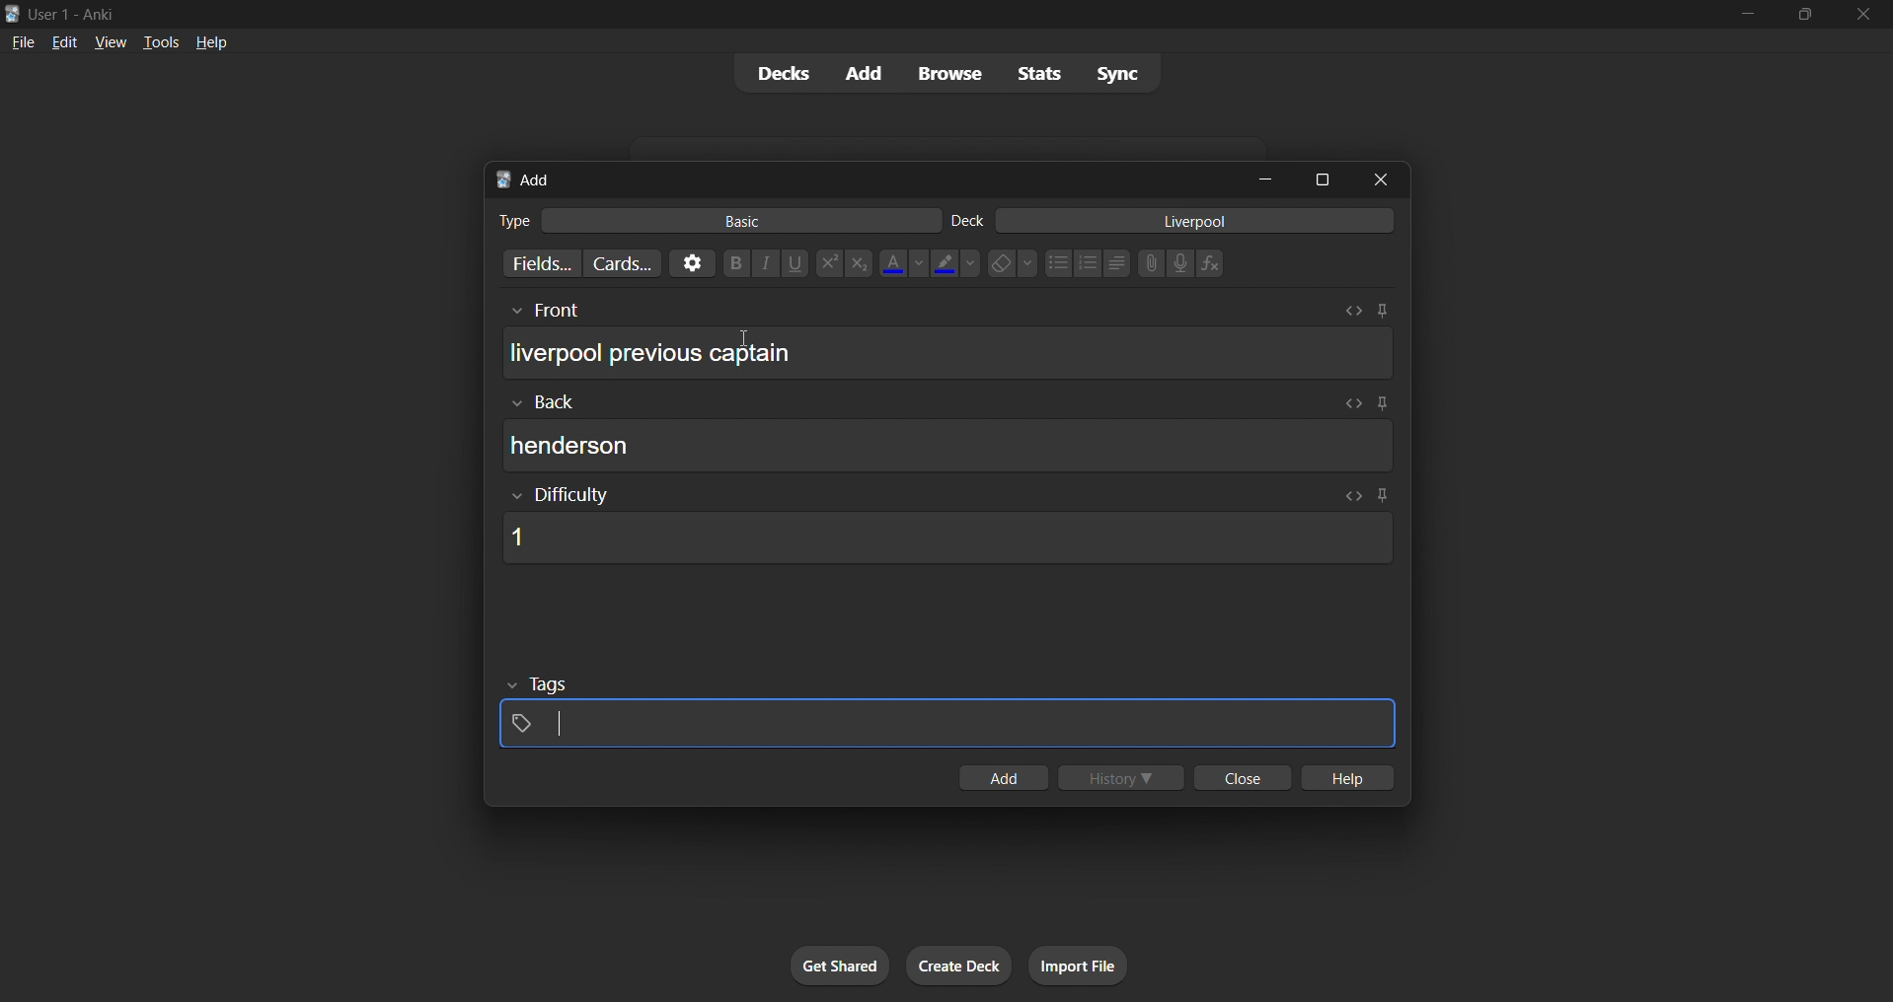  I want to click on customize card templates, so click(620, 263).